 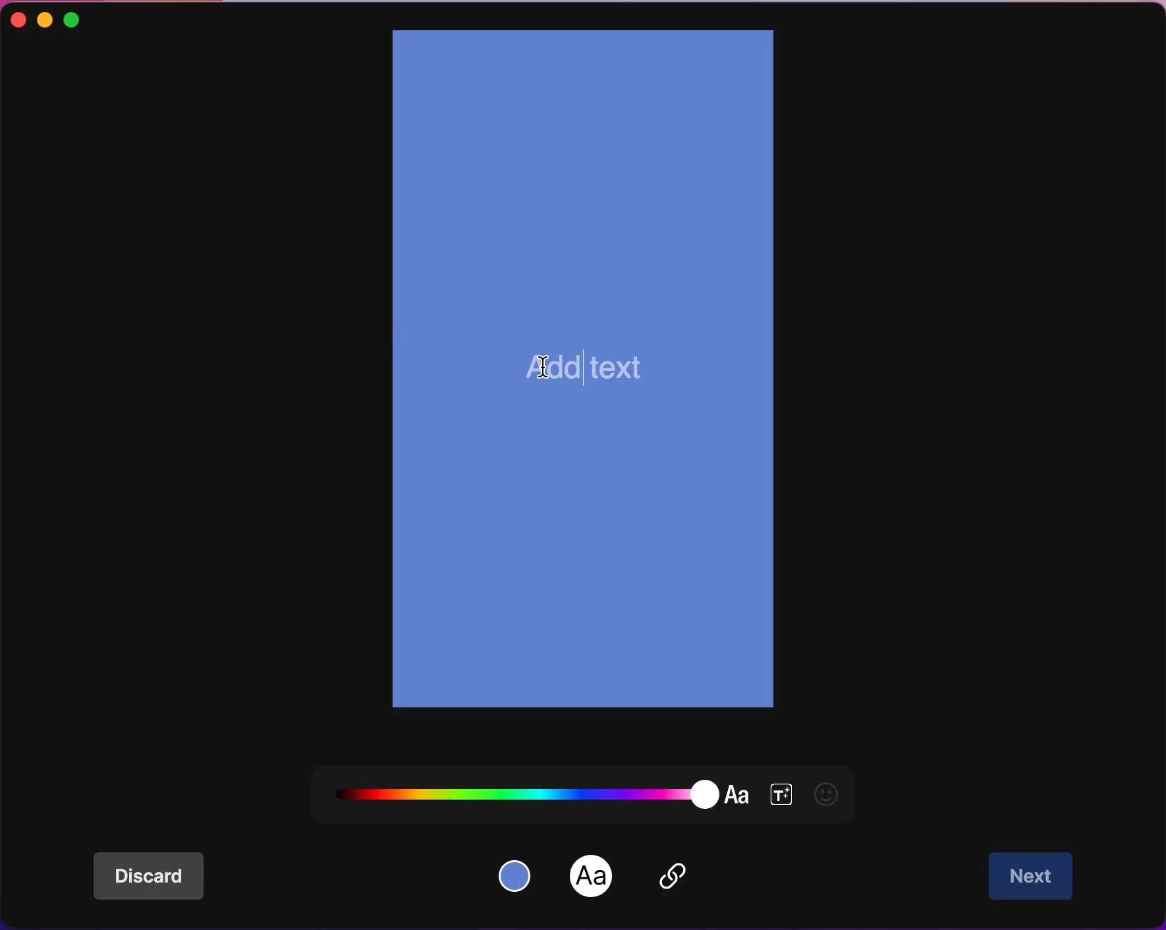 I want to click on discard, so click(x=156, y=877).